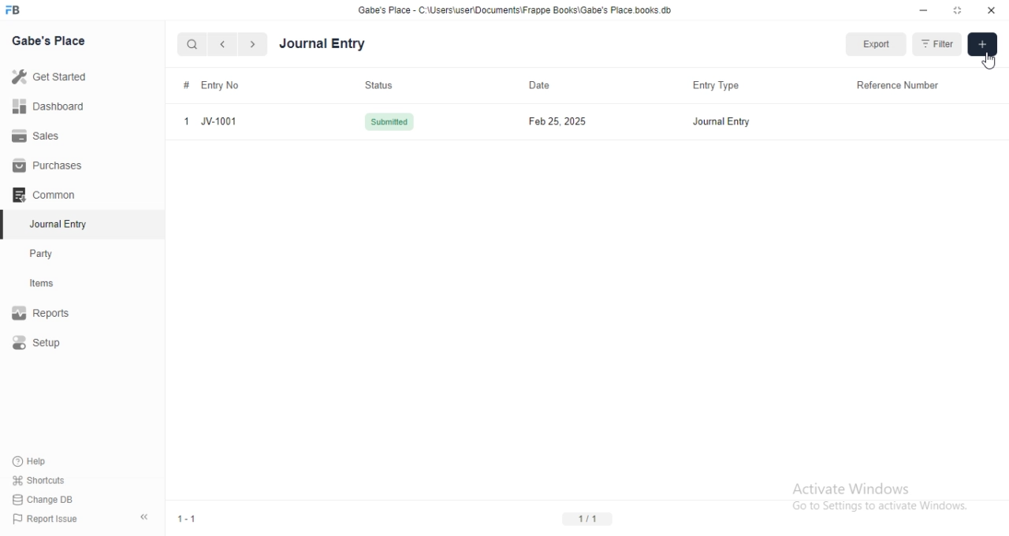 The height and width of the screenshot is (536, 1009). What do you see at coordinates (989, 62) in the screenshot?
I see `cursor` at bounding box center [989, 62].